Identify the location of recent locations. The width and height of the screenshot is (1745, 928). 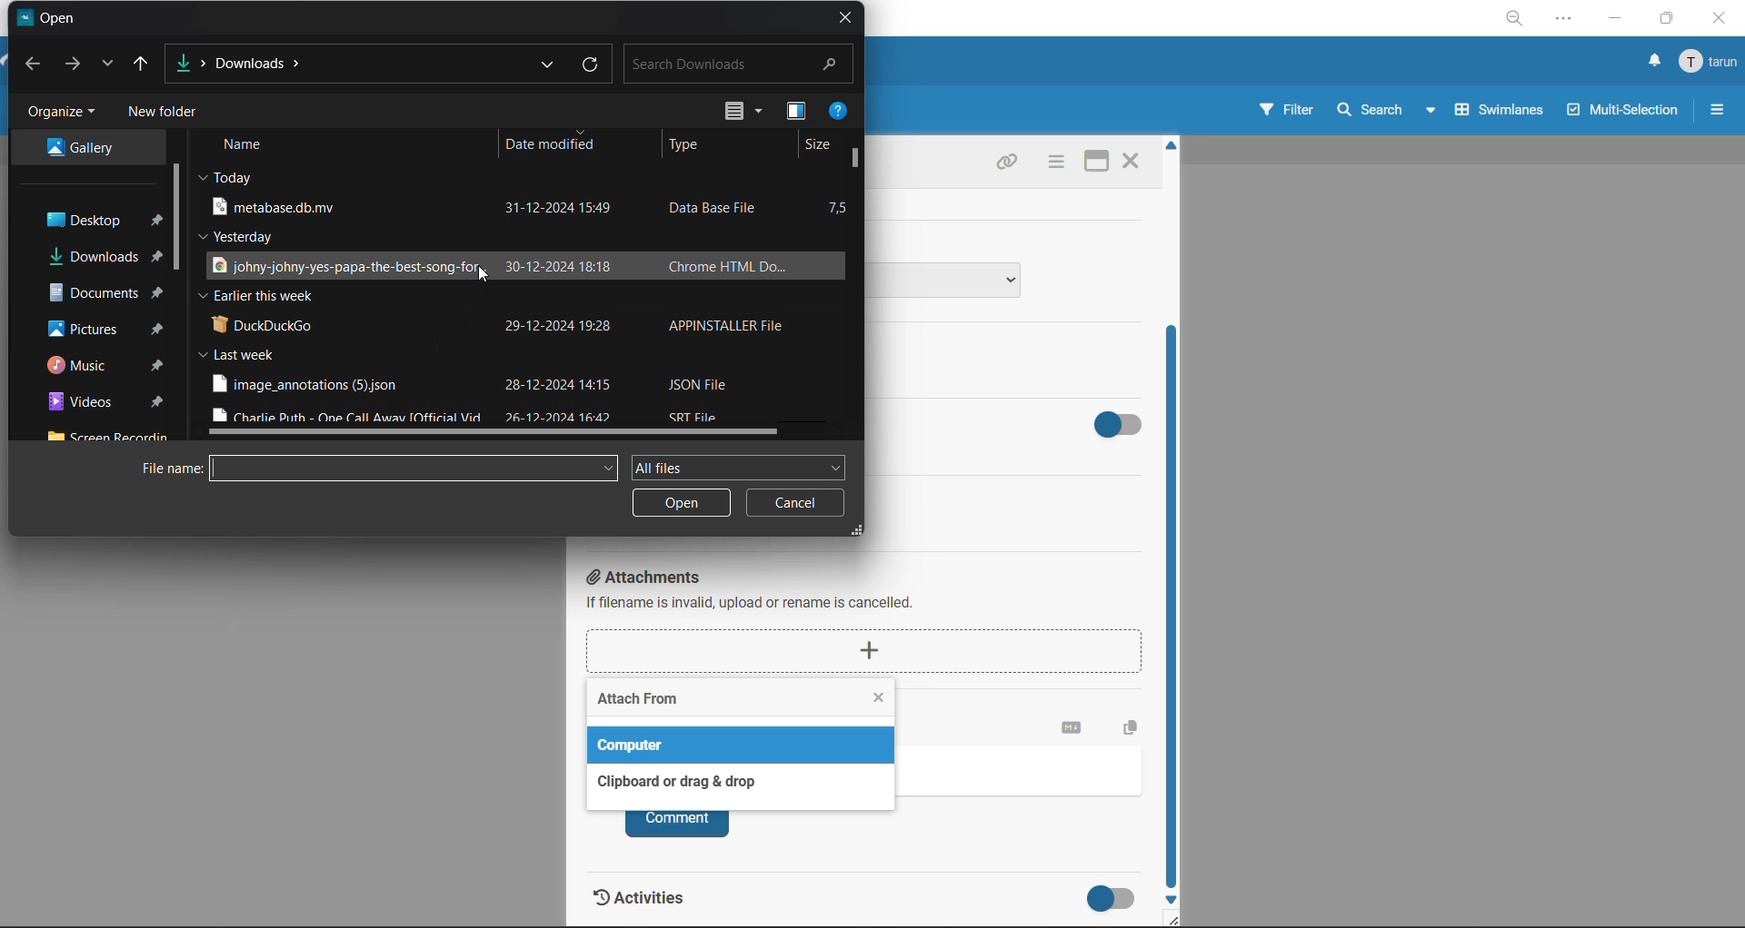
(110, 60).